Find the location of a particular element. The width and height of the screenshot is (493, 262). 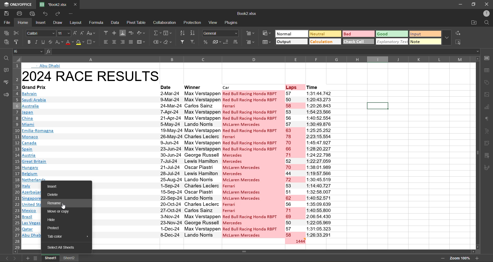

increment size is located at coordinates (75, 34).